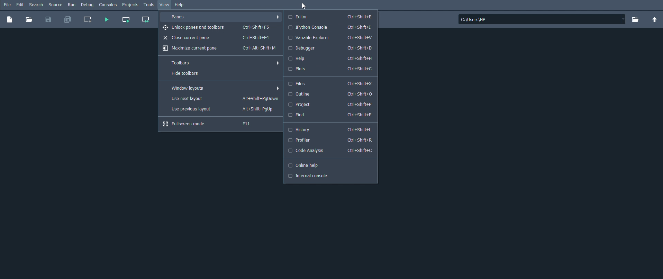 This screenshot has width=663, height=279. Describe the element at coordinates (145, 20) in the screenshot. I see `Run current cell and go to the next one` at that location.